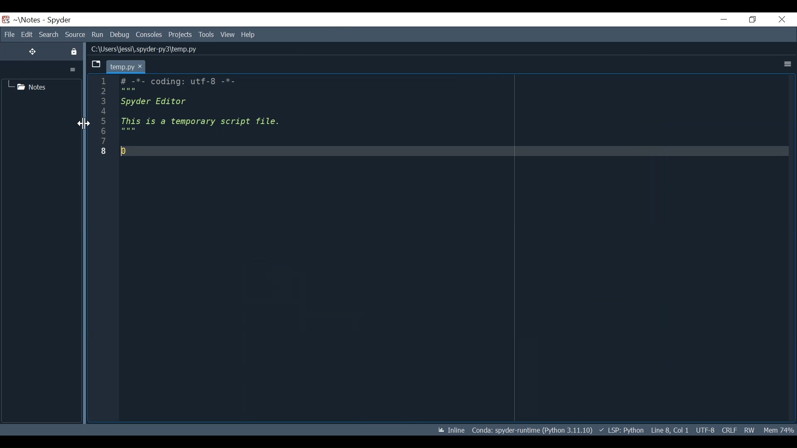 The height and width of the screenshot is (448, 797). I want to click on More Options, so click(73, 69).